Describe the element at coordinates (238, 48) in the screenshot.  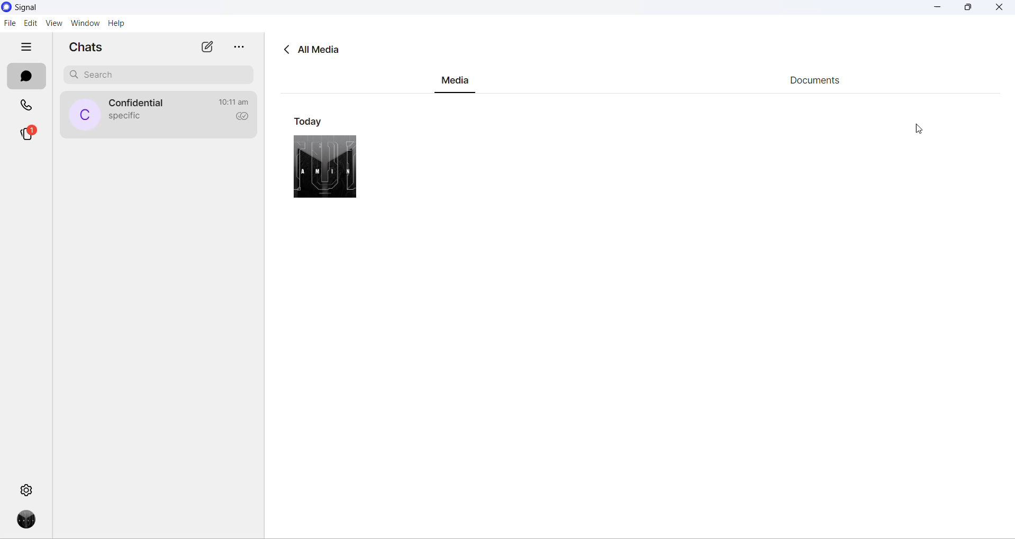
I see `more options` at that location.